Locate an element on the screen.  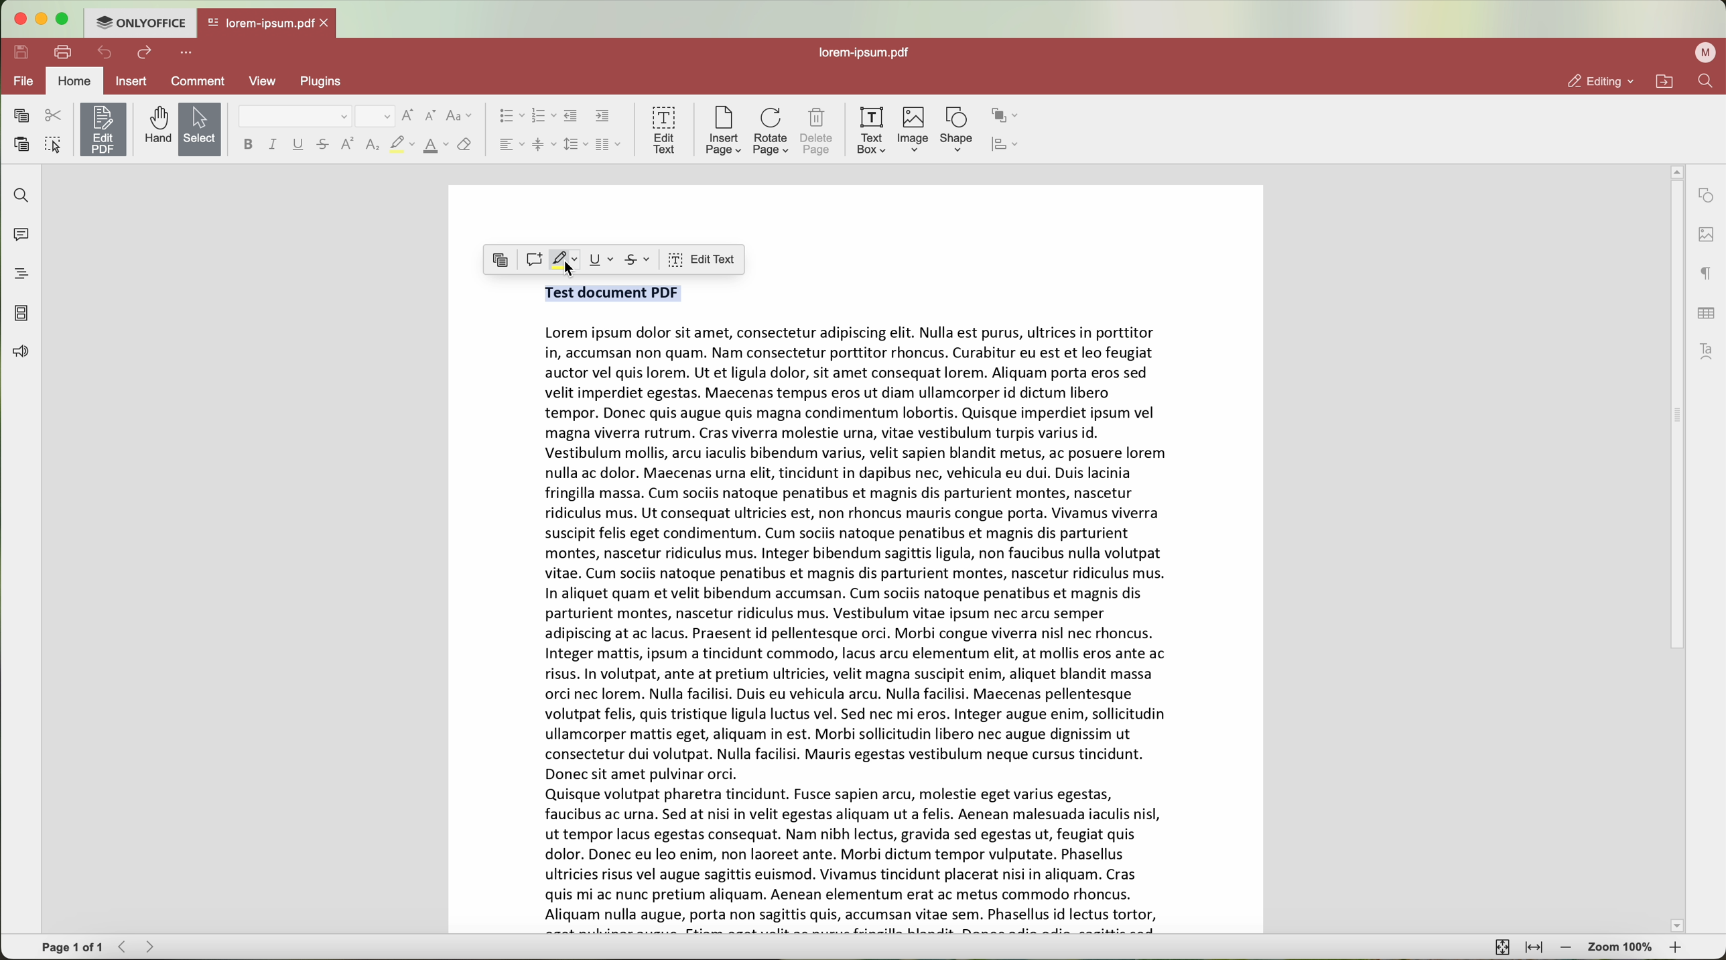
find is located at coordinates (1707, 82).